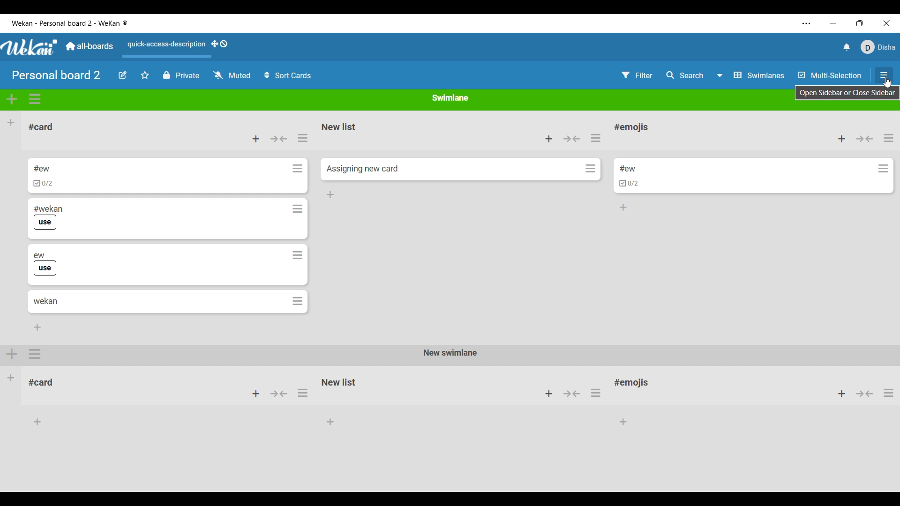 Image resolution: width=900 pixels, height=506 pixels. What do you see at coordinates (122, 75) in the screenshot?
I see `Edit board` at bounding box center [122, 75].